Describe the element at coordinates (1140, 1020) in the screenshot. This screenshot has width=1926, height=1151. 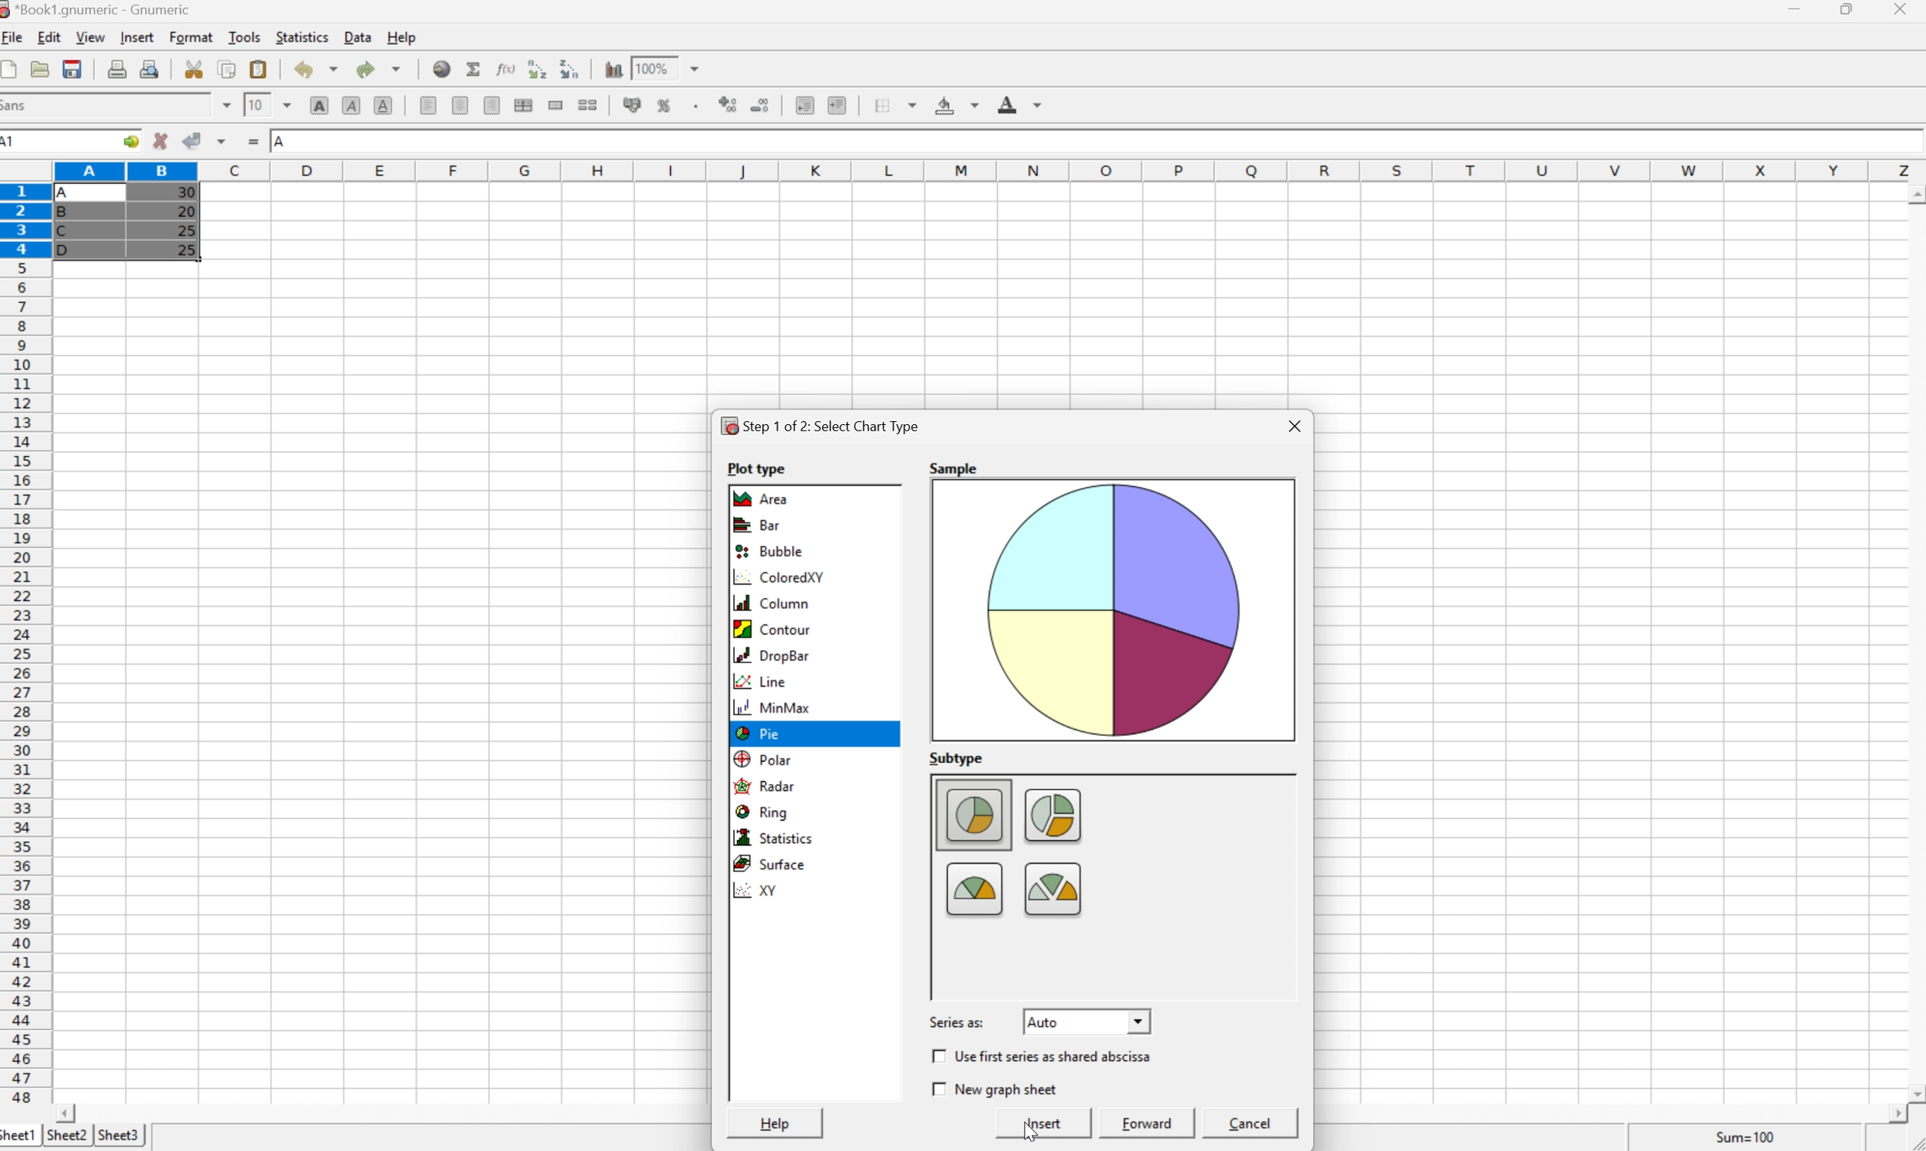
I see `Drop Down` at that location.